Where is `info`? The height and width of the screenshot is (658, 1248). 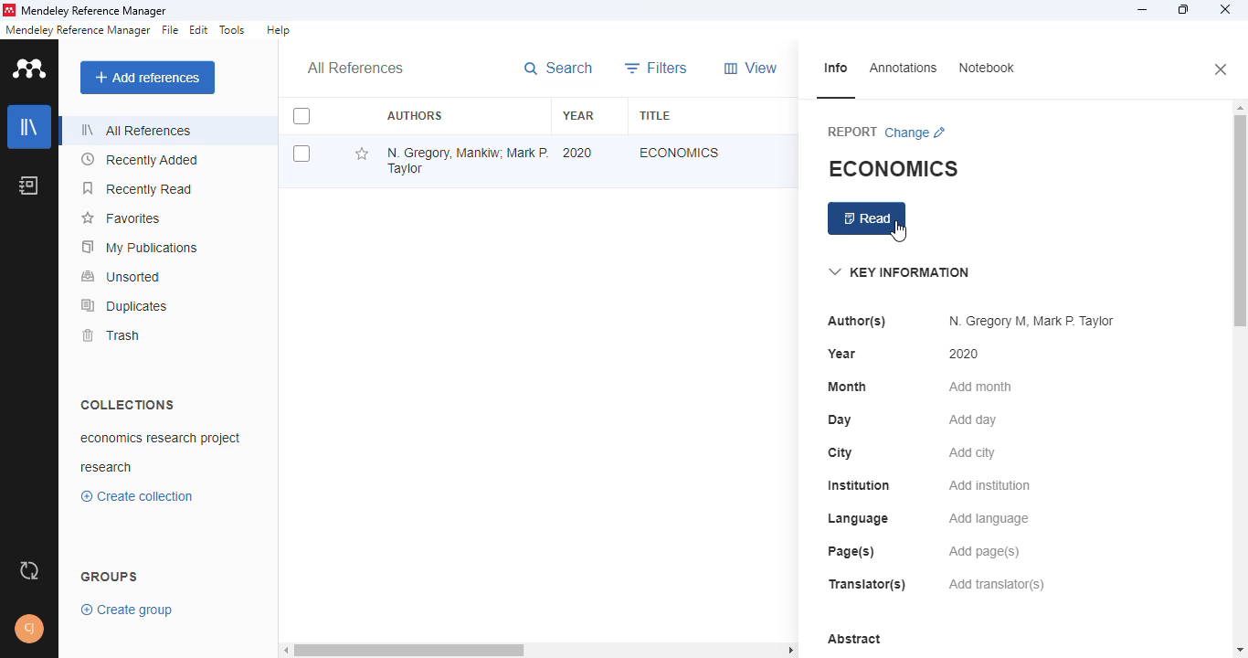 info is located at coordinates (835, 69).